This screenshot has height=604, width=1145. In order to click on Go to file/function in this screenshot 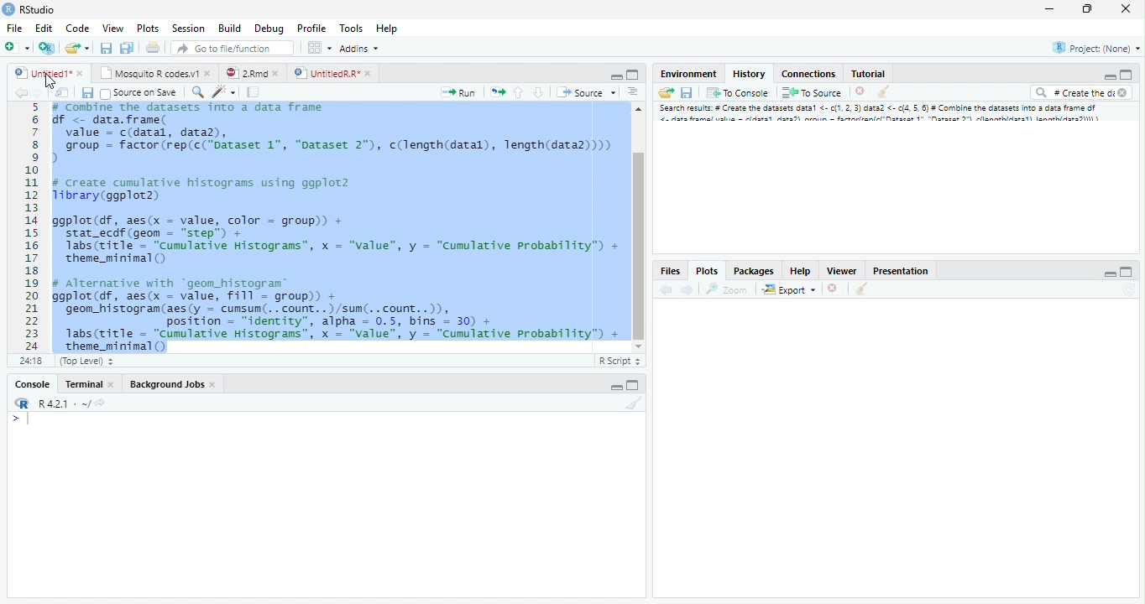, I will do `click(231, 49)`.